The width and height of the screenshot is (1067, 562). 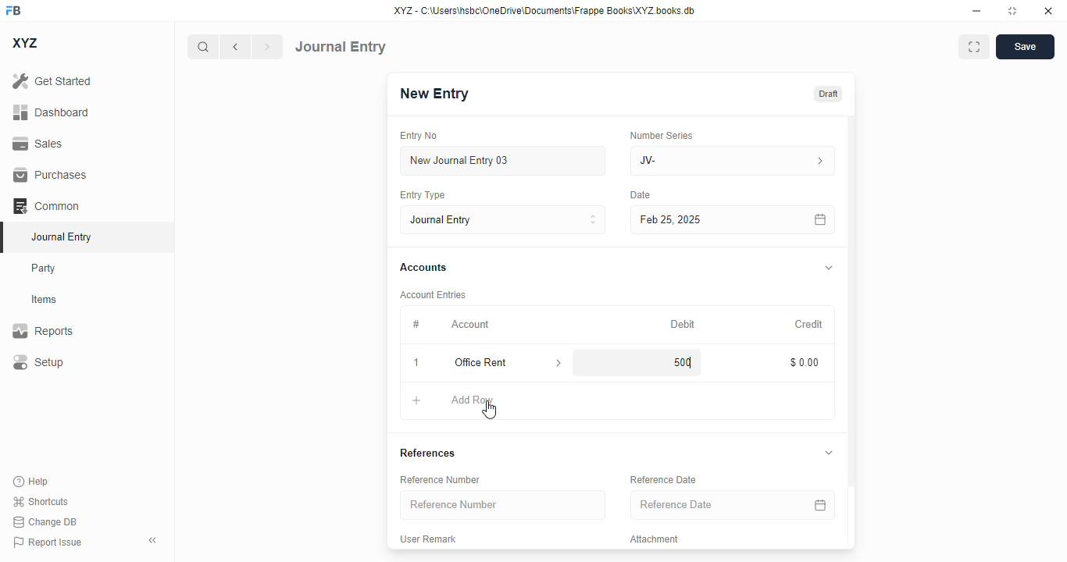 I want to click on account, so click(x=470, y=325).